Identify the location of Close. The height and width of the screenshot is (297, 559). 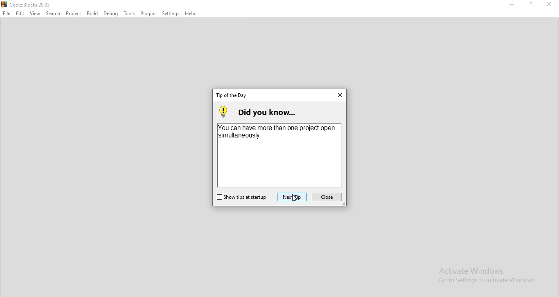
(547, 4).